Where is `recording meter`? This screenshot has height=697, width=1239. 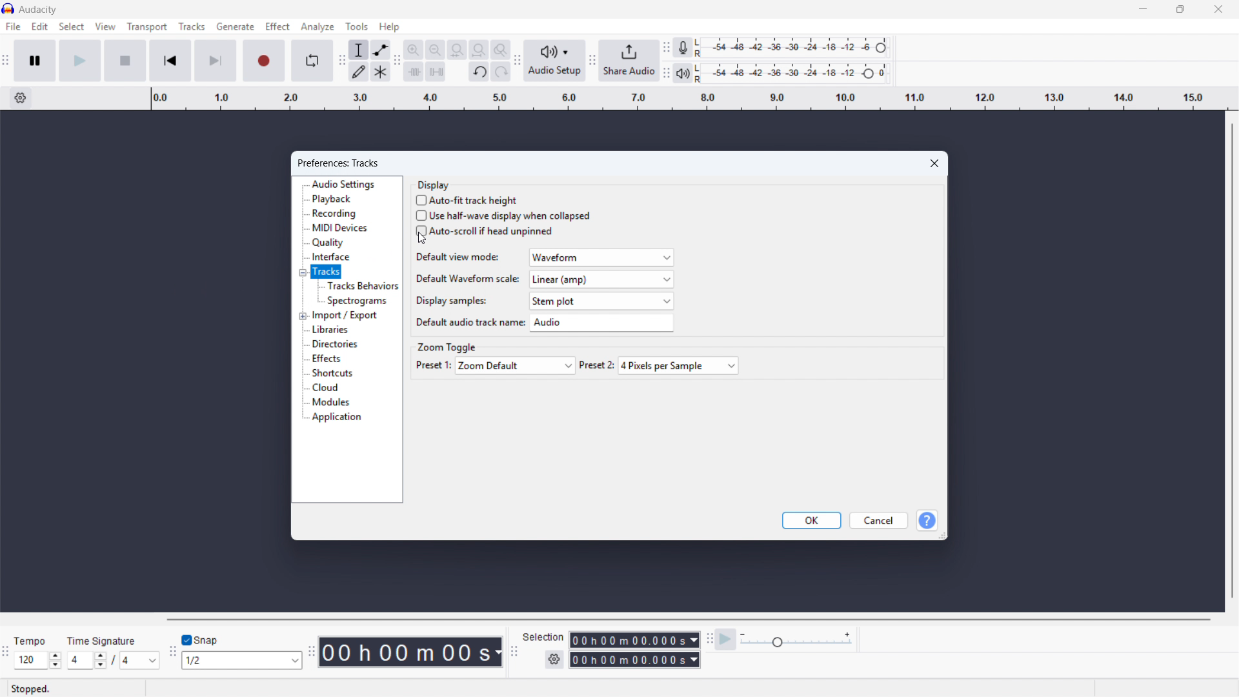 recording meter is located at coordinates (683, 47).